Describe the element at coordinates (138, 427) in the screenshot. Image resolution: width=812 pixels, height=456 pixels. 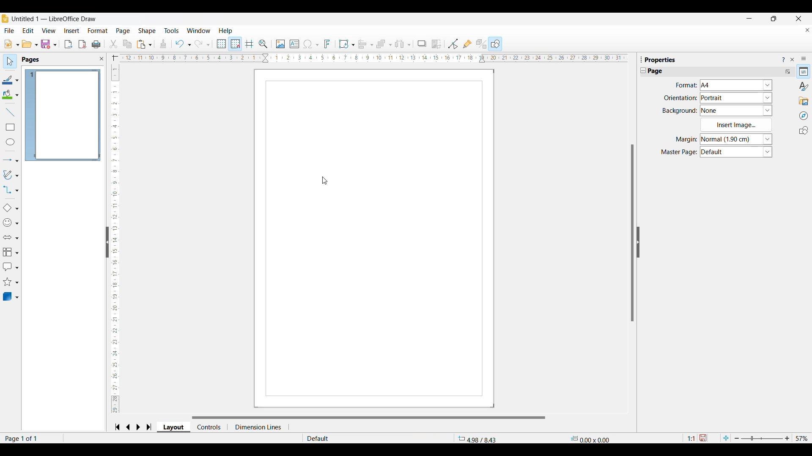
I see `Go to next slide` at that location.